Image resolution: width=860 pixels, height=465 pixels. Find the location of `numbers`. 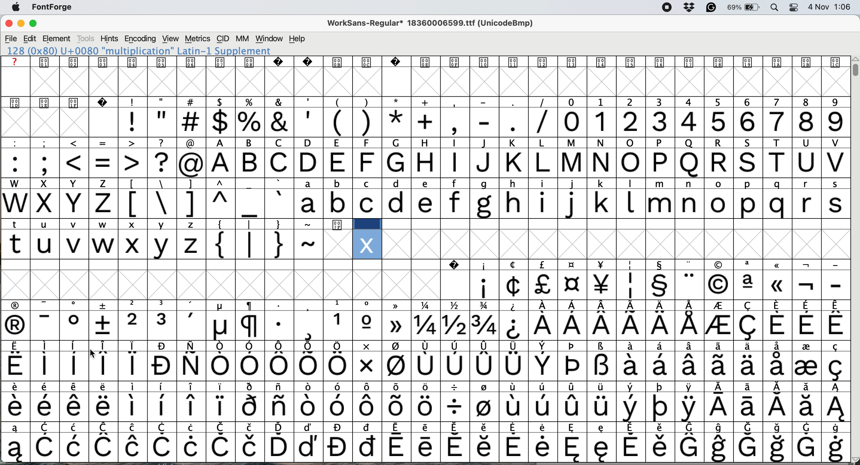

numbers is located at coordinates (703, 121).